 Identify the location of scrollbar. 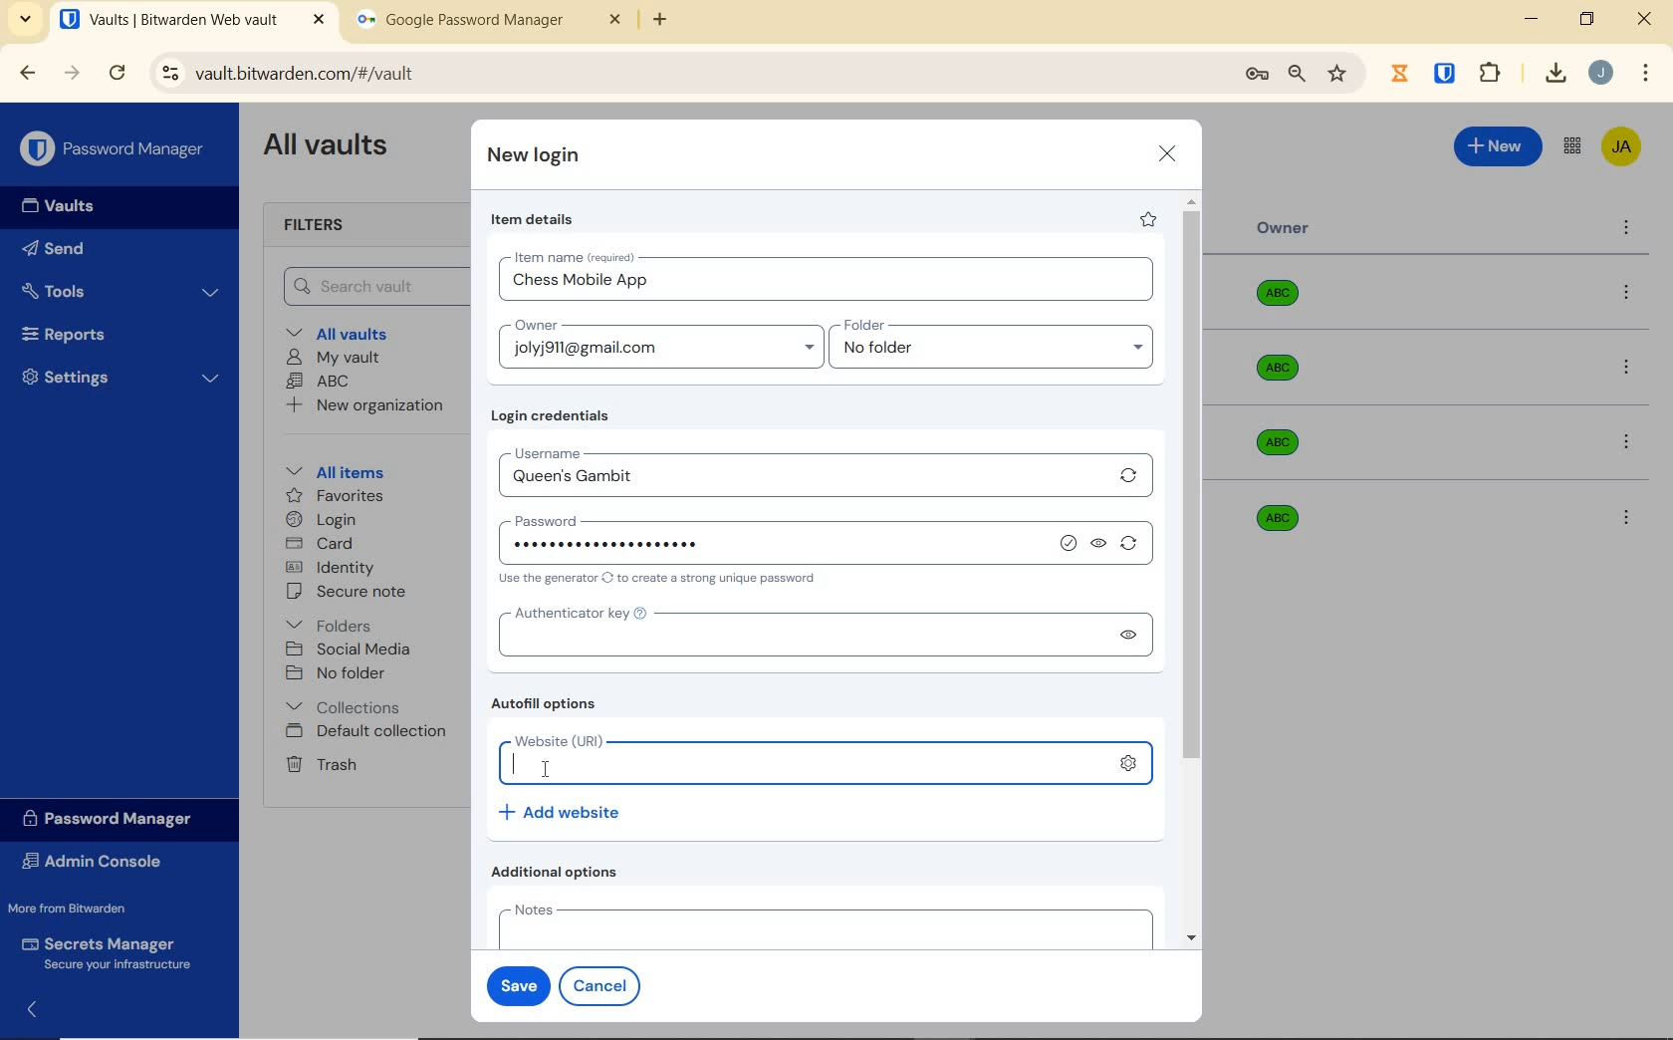
(1194, 570).